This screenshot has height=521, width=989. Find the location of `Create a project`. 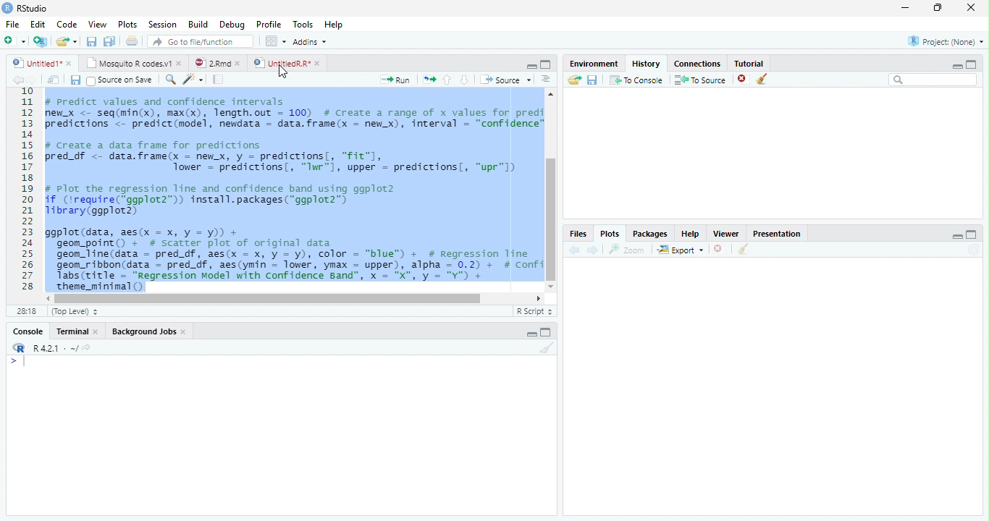

Create a project is located at coordinates (40, 41).